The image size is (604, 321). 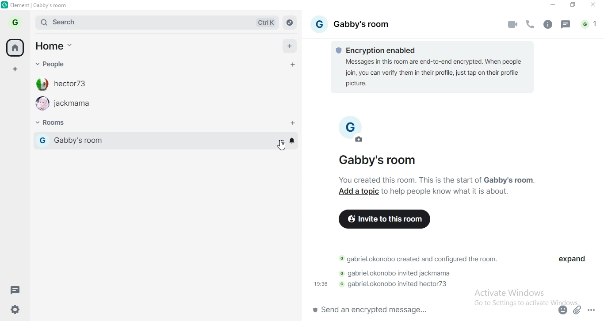 I want to click on minimise, so click(x=550, y=5).